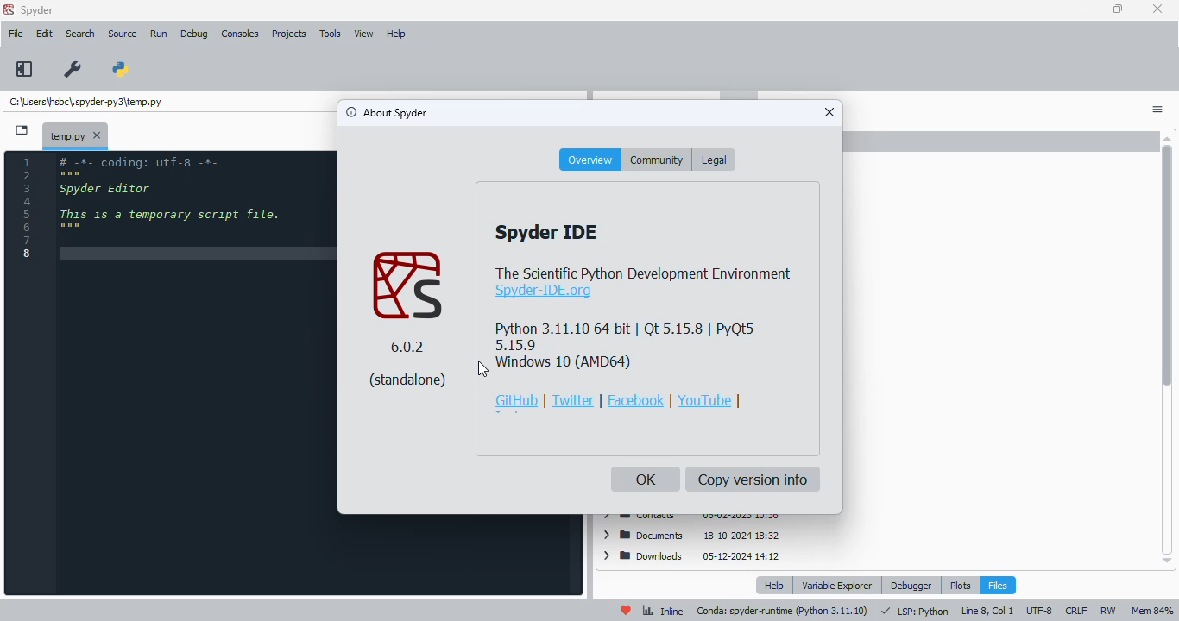  I want to click on GitHub, so click(518, 401).